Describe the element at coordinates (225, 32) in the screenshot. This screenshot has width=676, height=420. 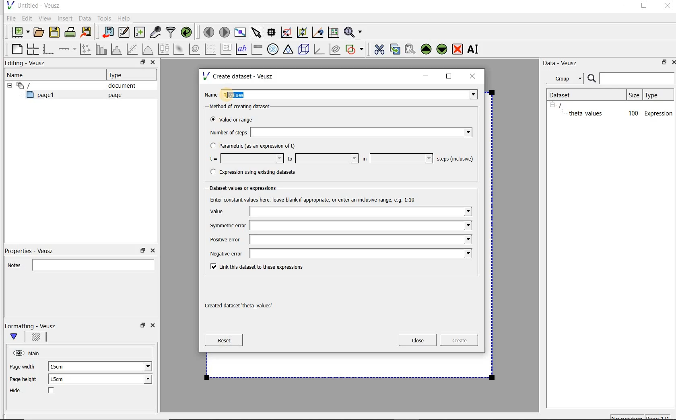
I see `move to the next page` at that location.